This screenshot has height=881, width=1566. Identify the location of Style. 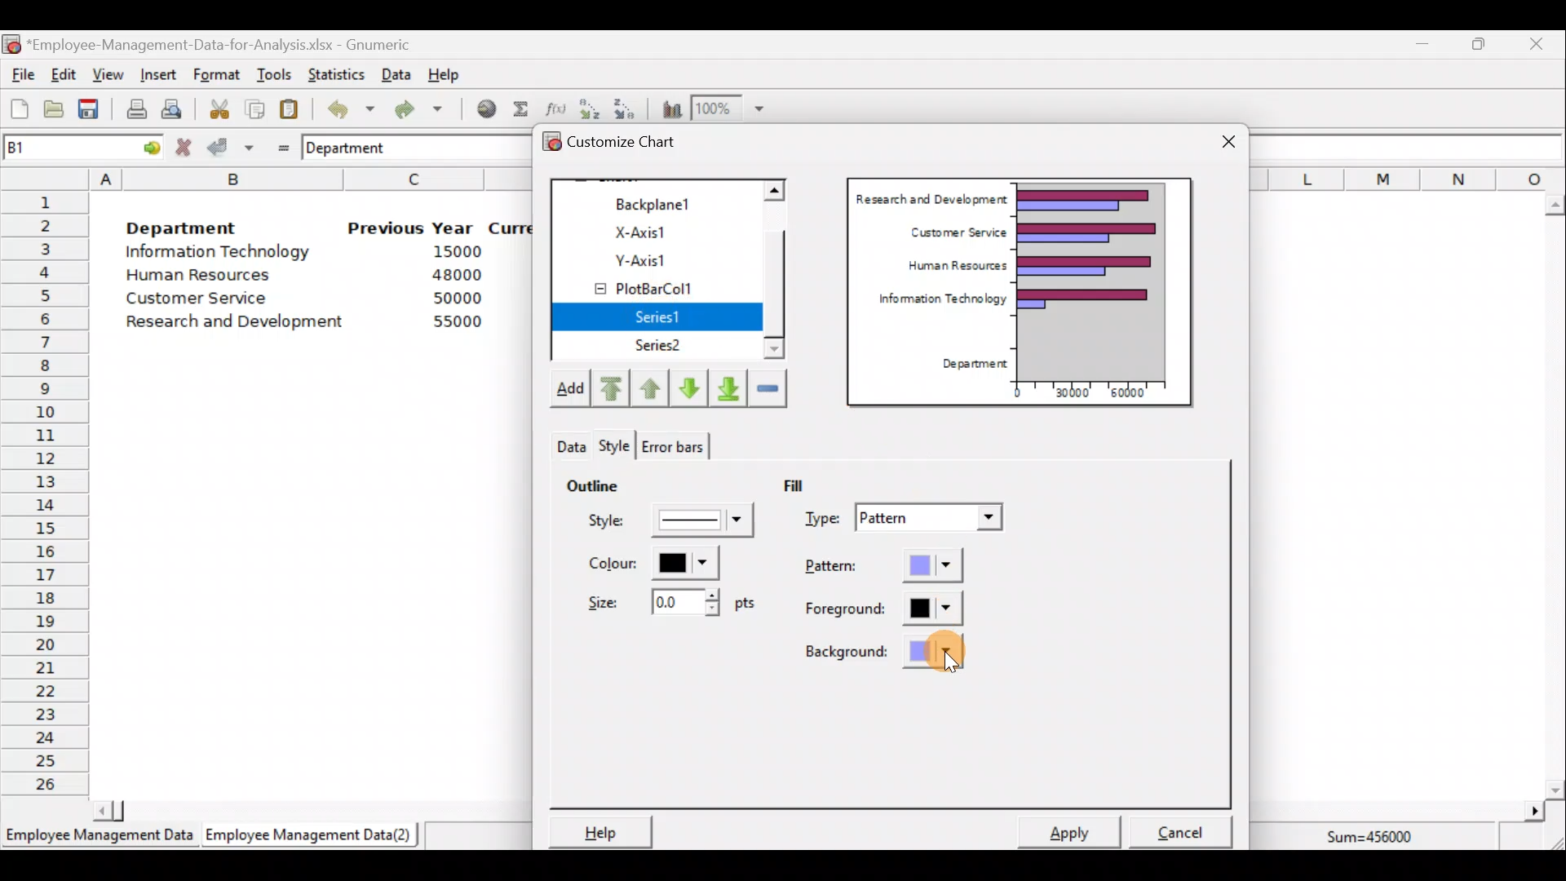
(674, 525).